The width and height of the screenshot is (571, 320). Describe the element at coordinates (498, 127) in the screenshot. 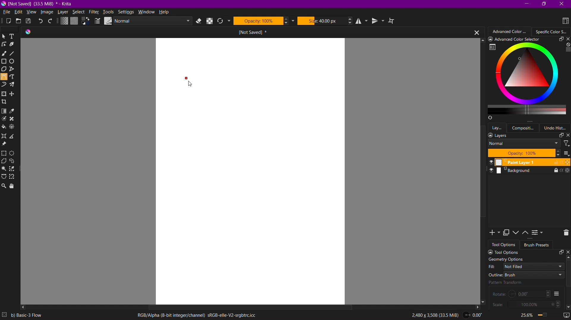

I see `Layers` at that location.